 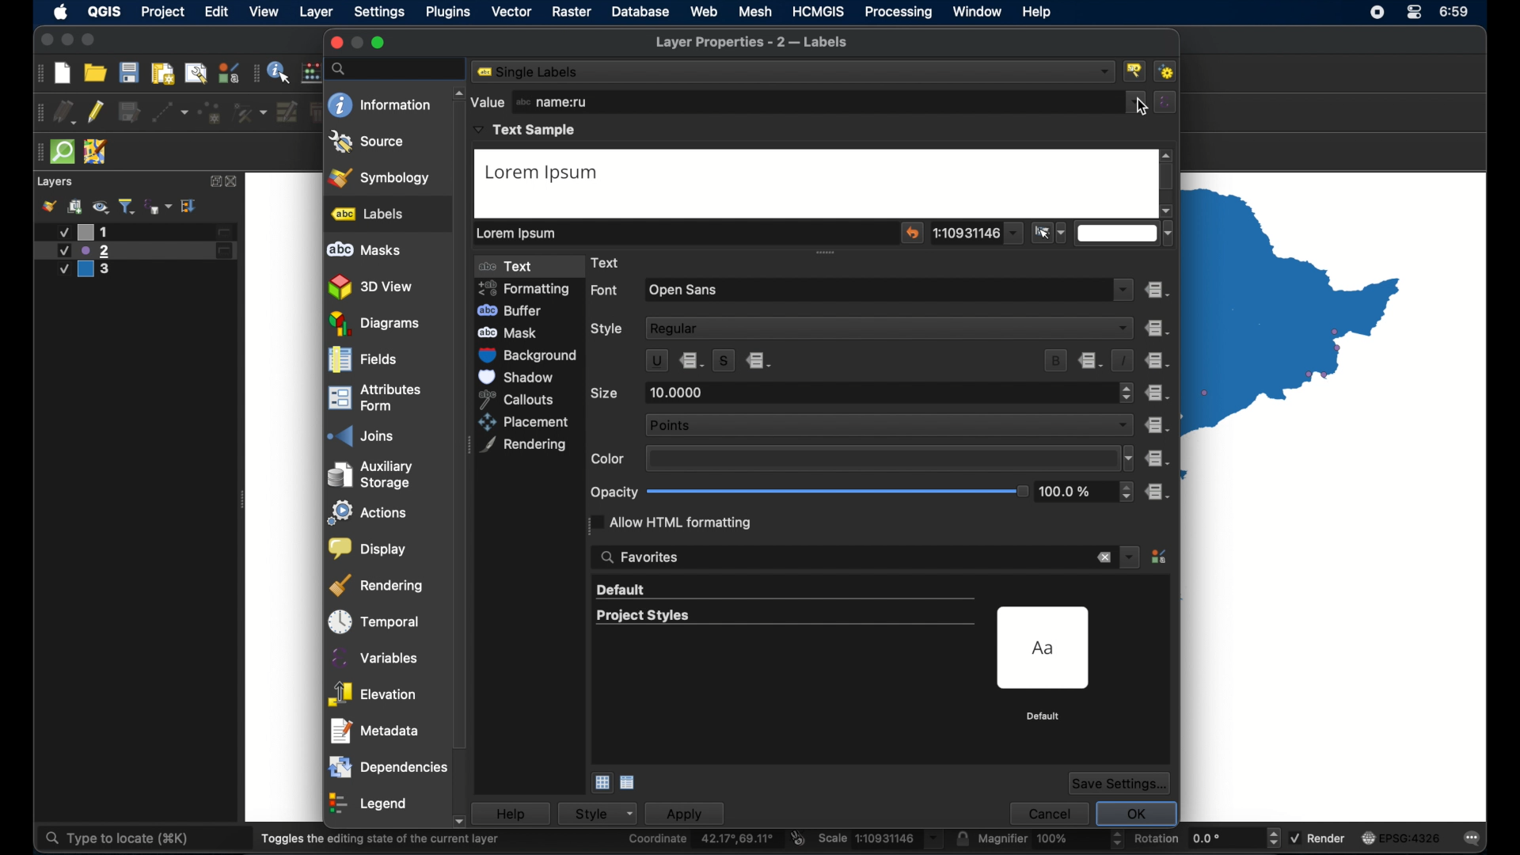 I want to click on default, so click(x=1044, y=716).